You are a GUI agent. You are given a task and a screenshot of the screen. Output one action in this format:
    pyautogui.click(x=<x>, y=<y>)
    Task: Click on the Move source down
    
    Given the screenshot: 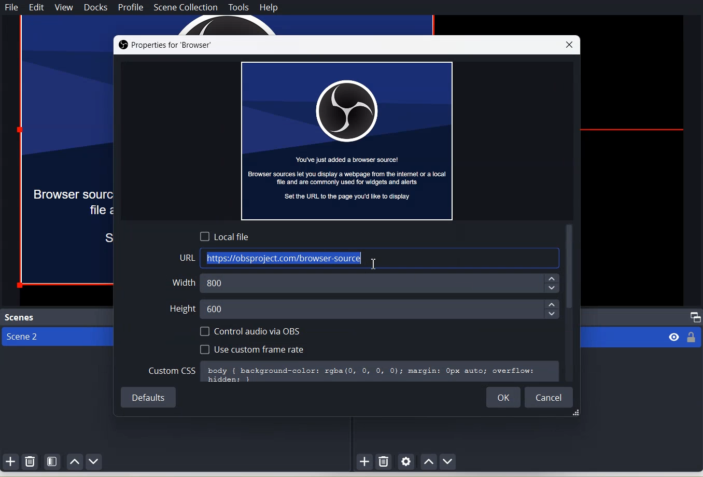 What is the action you would take?
    pyautogui.click(x=448, y=461)
    